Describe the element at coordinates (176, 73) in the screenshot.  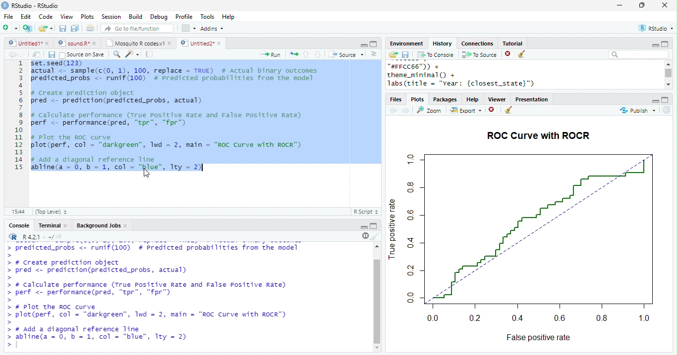
I see `set.seed(123) actual <- sample(c(0, 1), 100, replace = TRUE) # Actual binary outcomespredicted probs < runif(100) # Predicted probabilities from the model` at that location.